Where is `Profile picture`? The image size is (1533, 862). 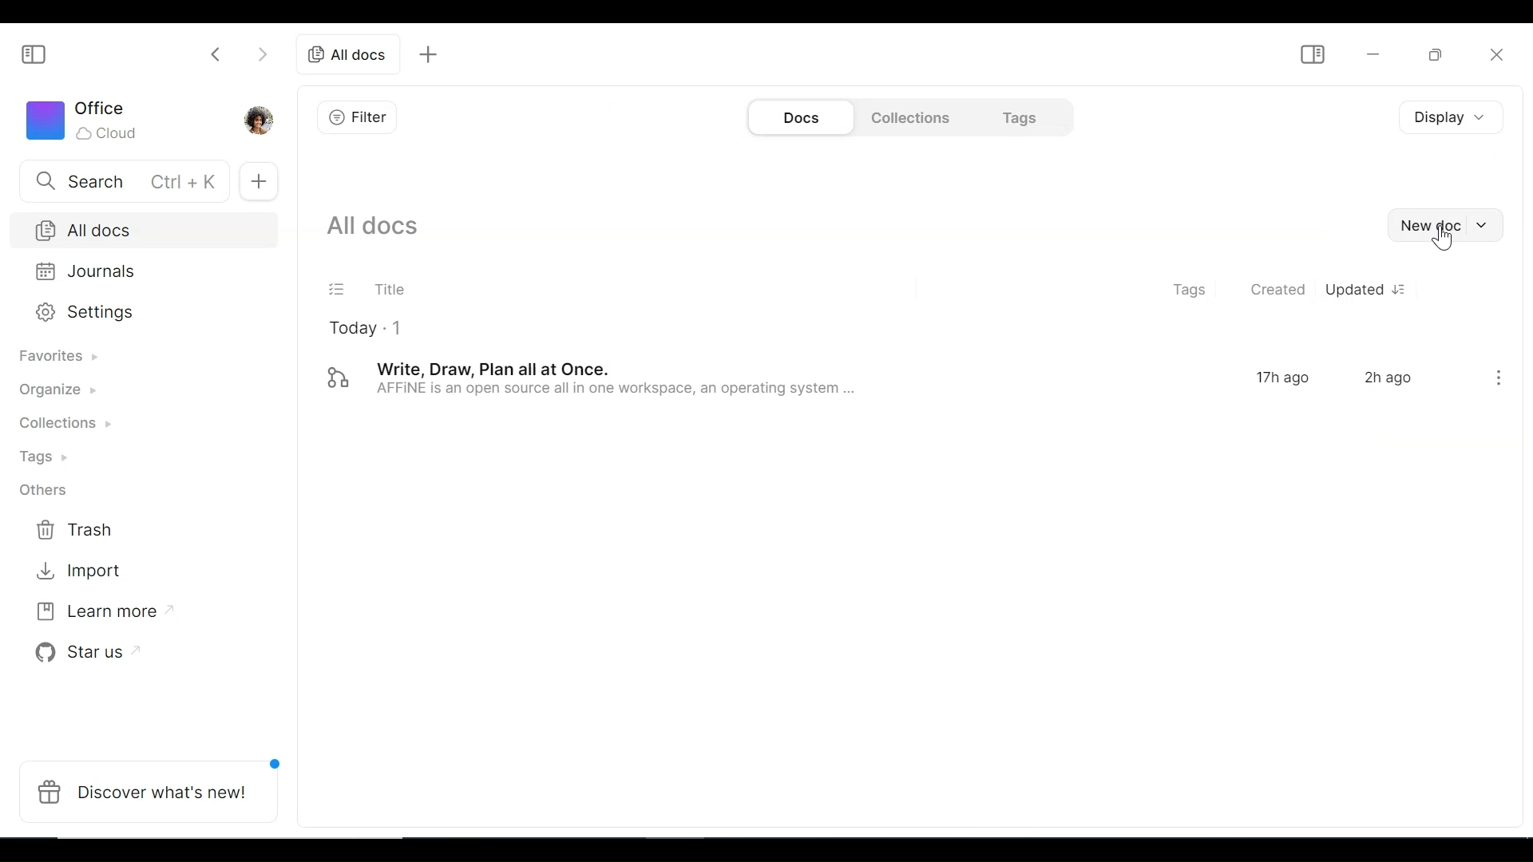
Profile picture is located at coordinates (259, 119).